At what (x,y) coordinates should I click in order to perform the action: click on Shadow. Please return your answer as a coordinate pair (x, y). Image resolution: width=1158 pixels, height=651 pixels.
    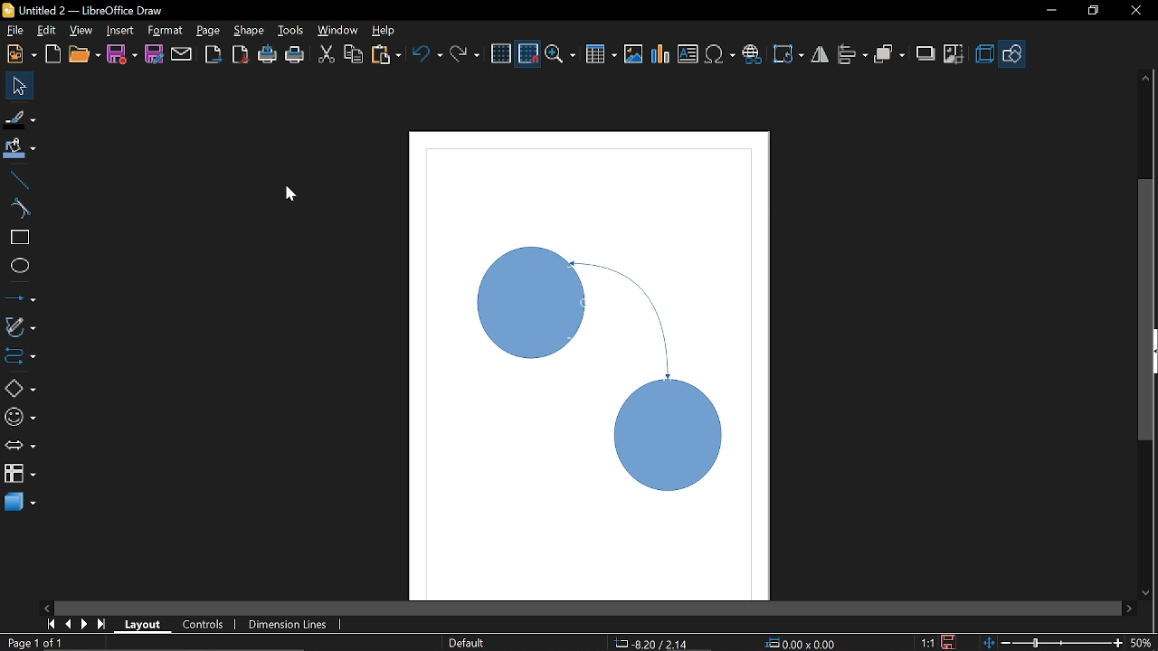
    Looking at the image, I should click on (925, 54).